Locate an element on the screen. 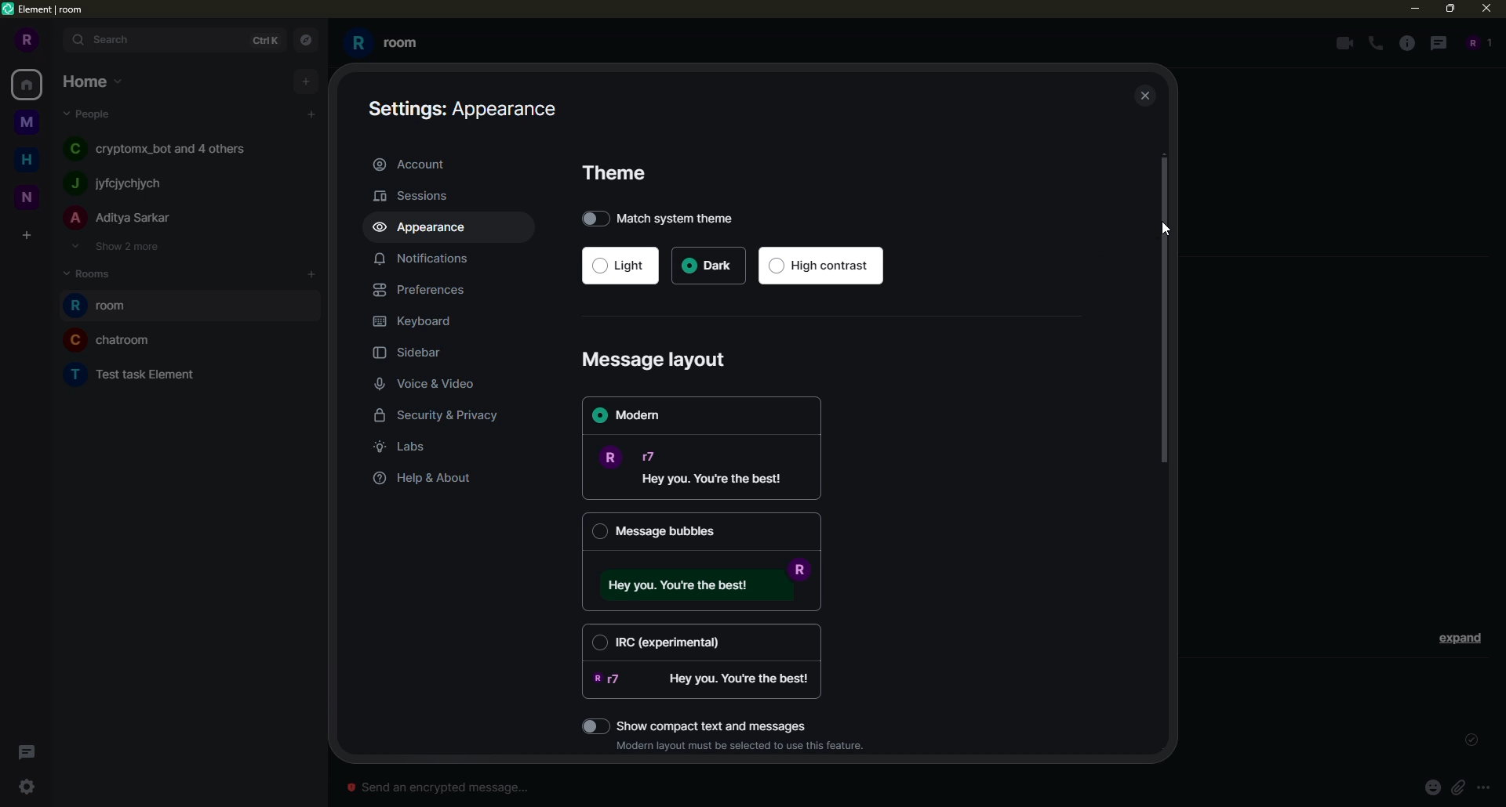 The width and height of the screenshot is (1506, 807). element is located at coordinates (45, 10).